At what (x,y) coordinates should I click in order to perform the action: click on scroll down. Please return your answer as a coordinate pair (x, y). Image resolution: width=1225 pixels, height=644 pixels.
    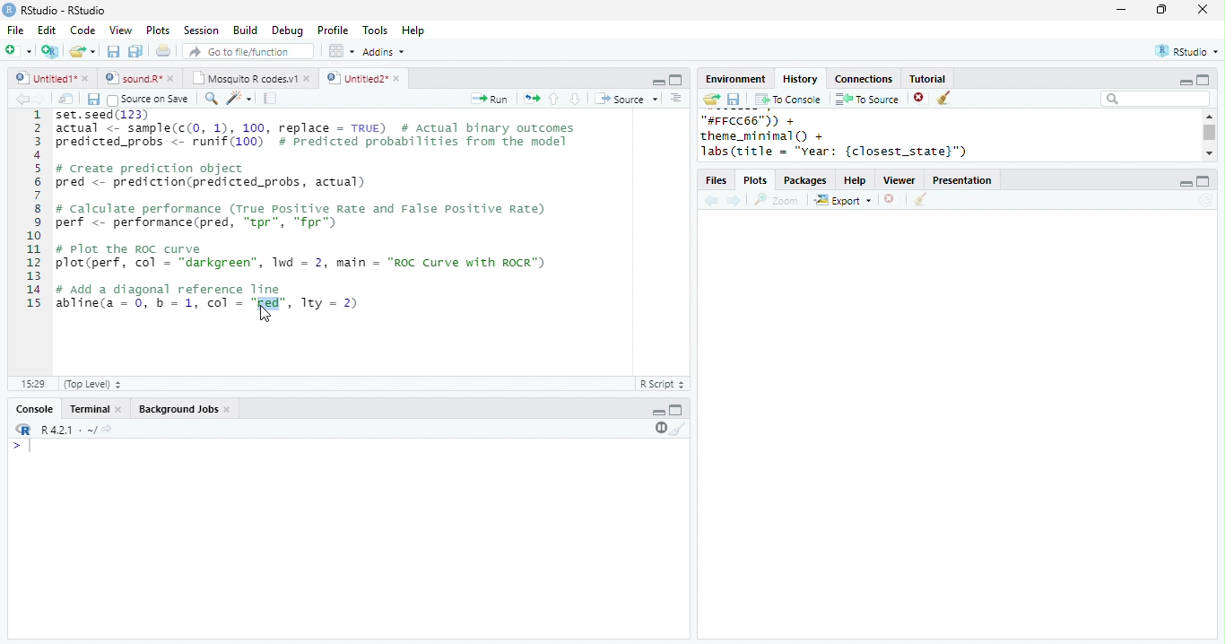
    Looking at the image, I should click on (1209, 152).